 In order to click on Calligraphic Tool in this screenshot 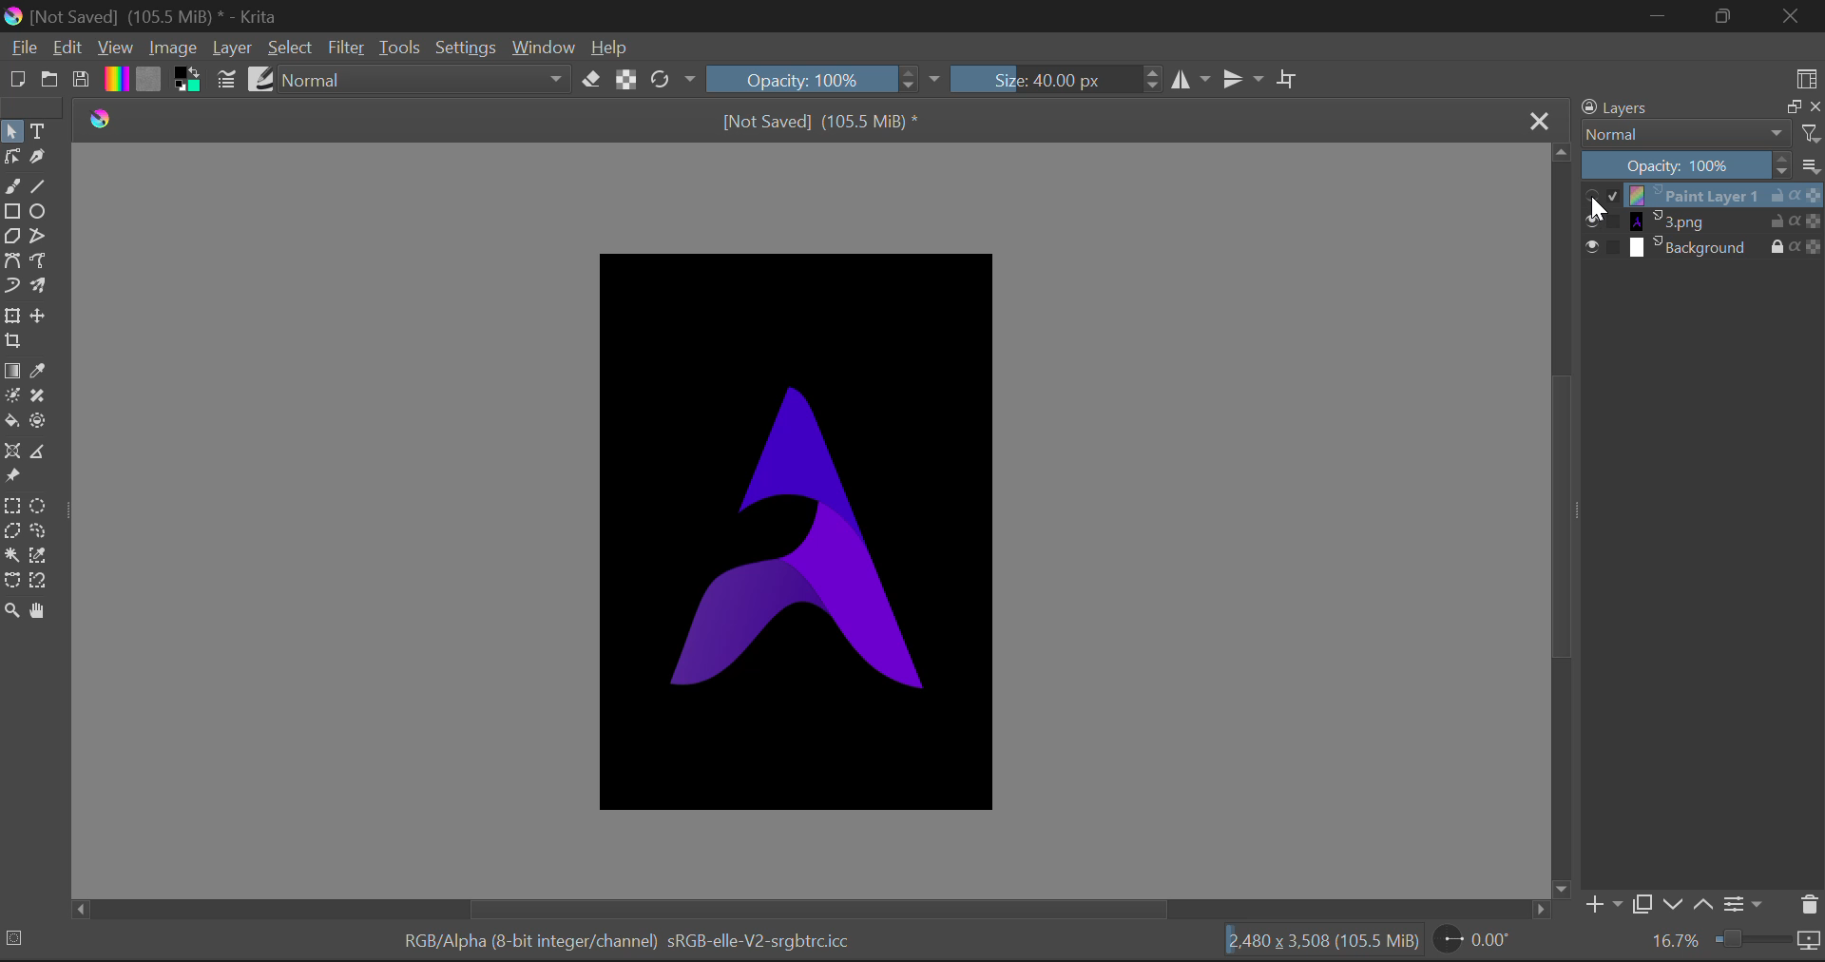, I will do `click(46, 158)`.